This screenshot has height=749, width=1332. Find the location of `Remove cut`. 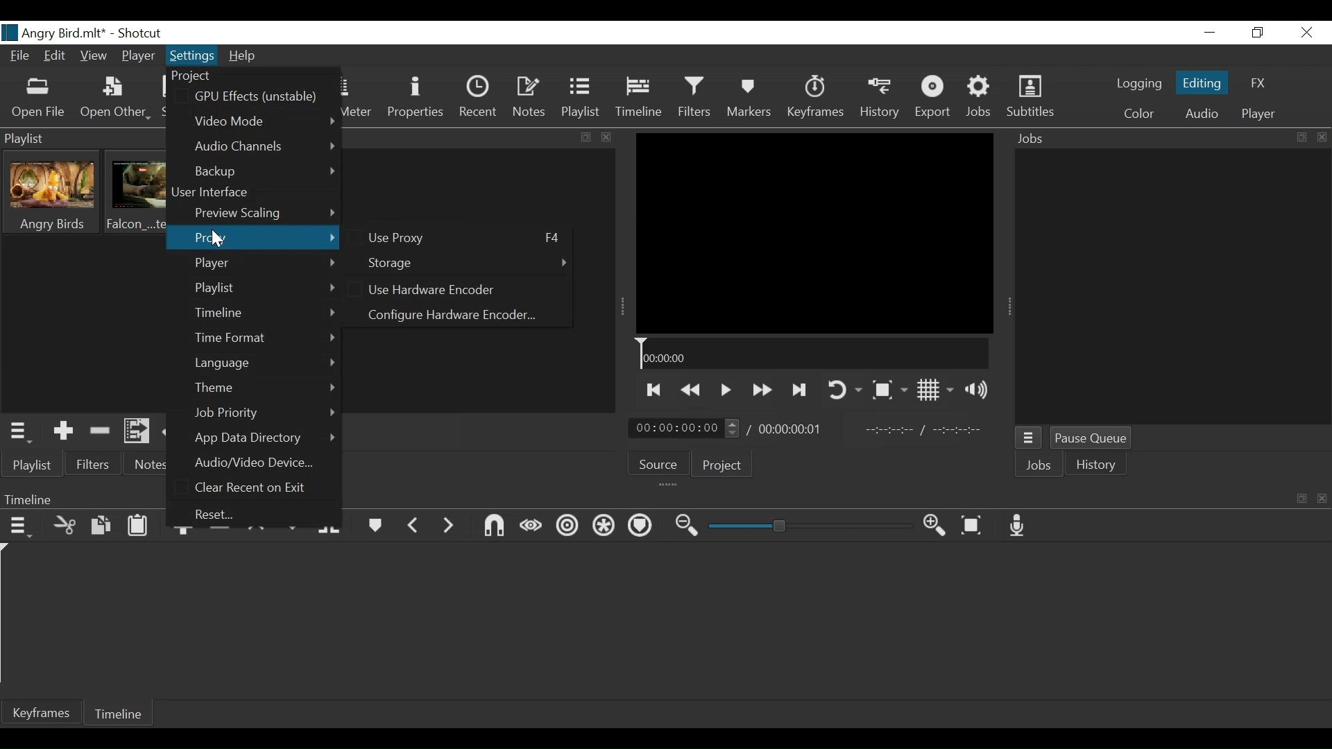

Remove cut is located at coordinates (97, 429).